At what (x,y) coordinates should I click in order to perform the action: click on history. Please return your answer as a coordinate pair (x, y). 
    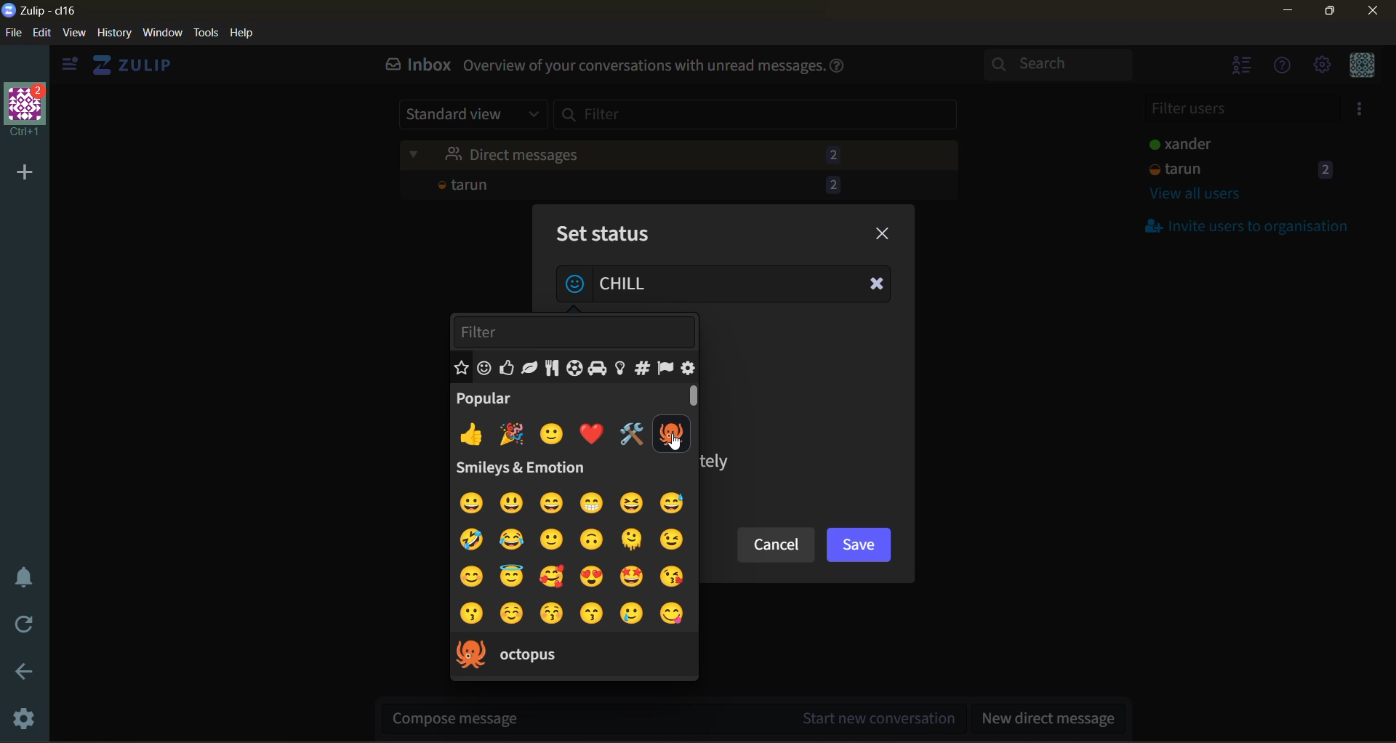
    Looking at the image, I should click on (113, 33).